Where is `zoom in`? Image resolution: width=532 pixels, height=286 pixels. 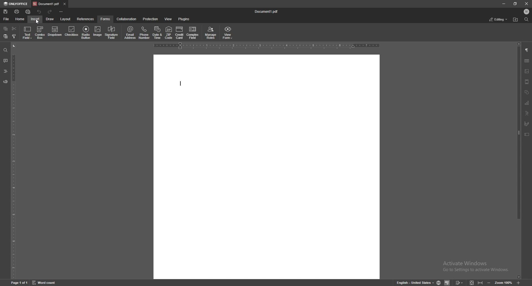 zoom in is located at coordinates (519, 282).